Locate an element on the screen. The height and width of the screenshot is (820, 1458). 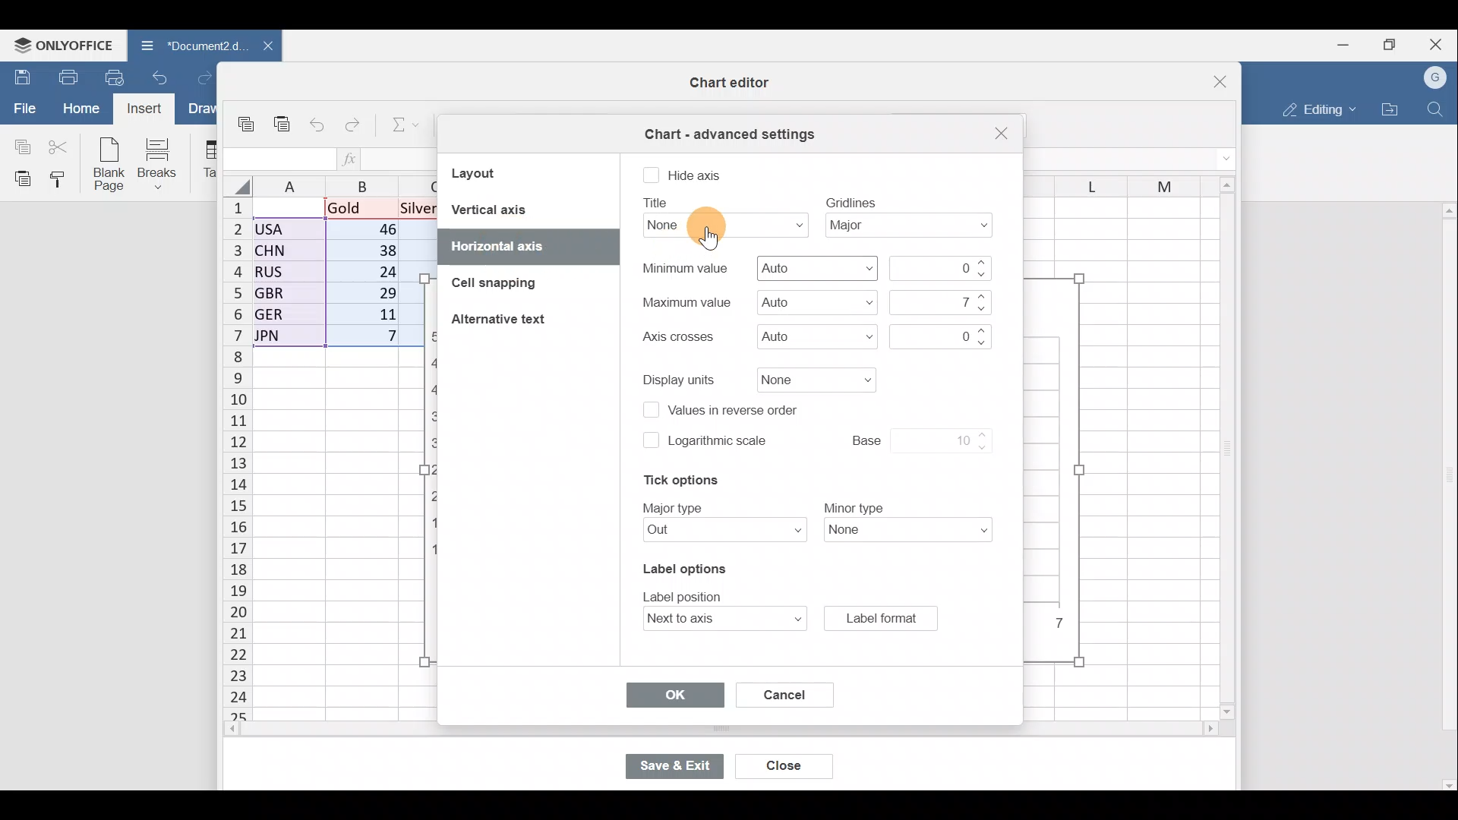
Columns is located at coordinates (337, 184).